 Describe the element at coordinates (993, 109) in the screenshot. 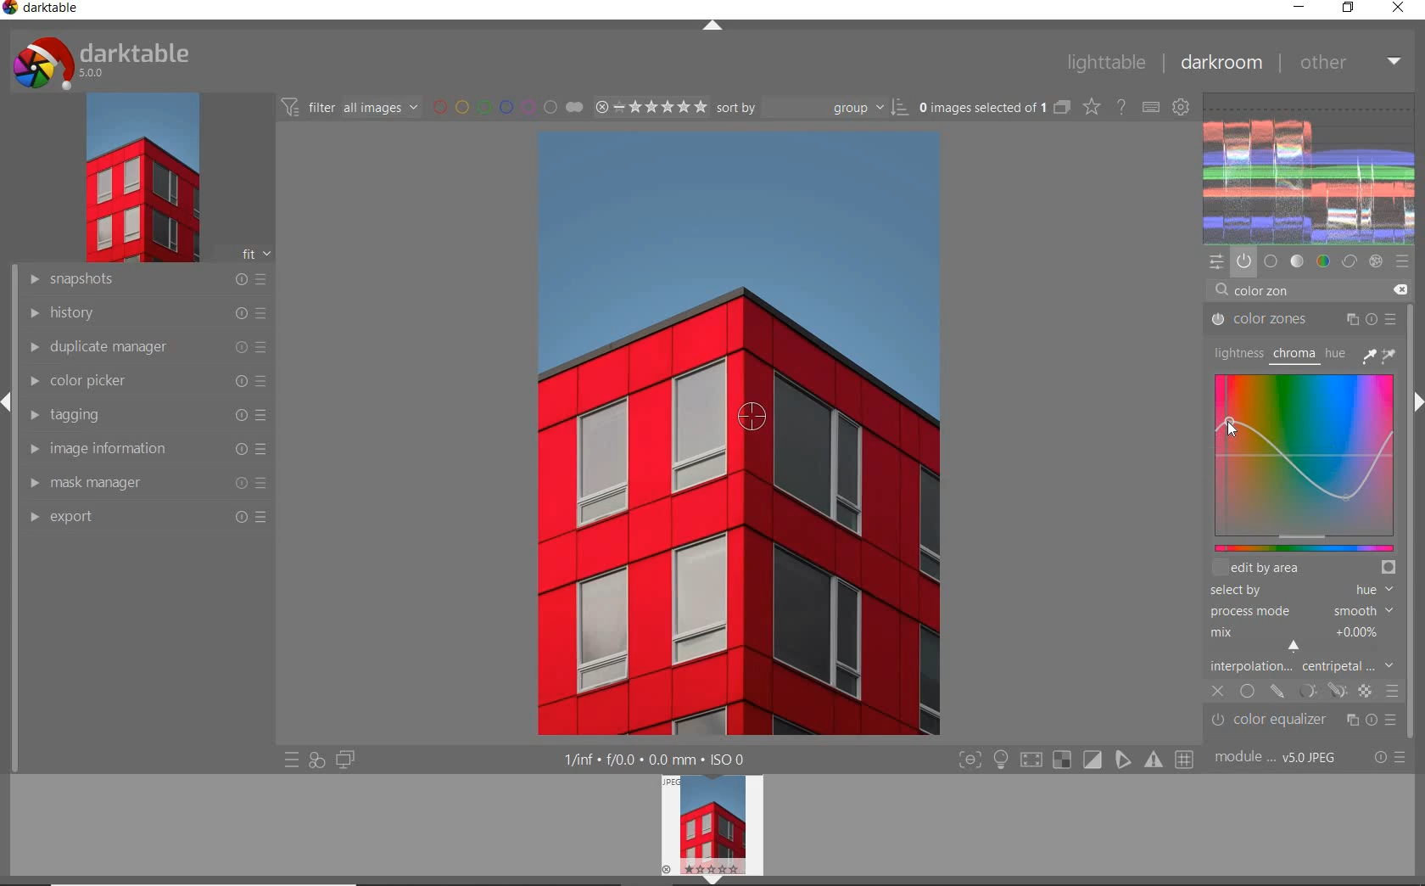

I see `selected images` at that location.